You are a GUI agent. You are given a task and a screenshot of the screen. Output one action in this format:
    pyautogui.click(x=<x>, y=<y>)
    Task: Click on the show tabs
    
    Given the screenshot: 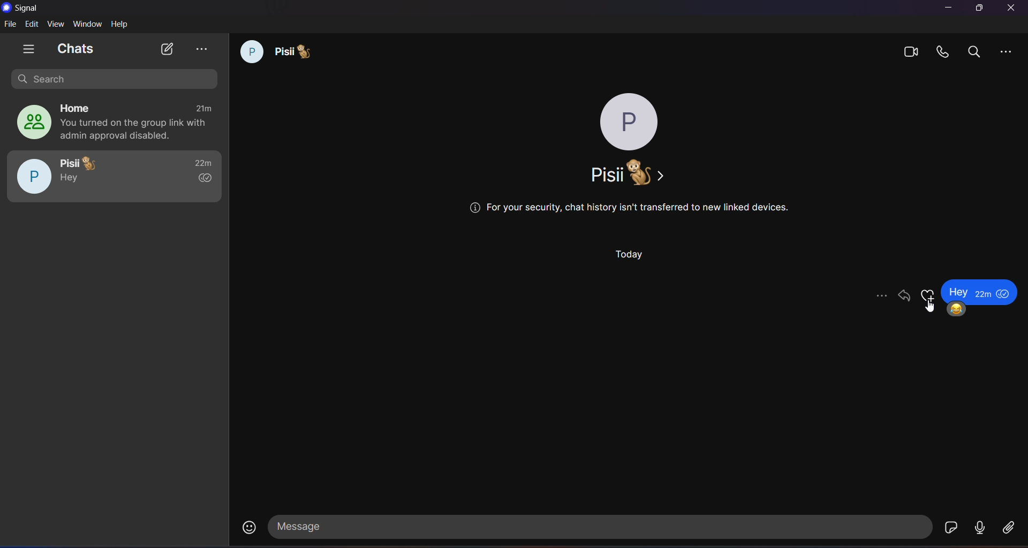 What is the action you would take?
    pyautogui.click(x=29, y=50)
    